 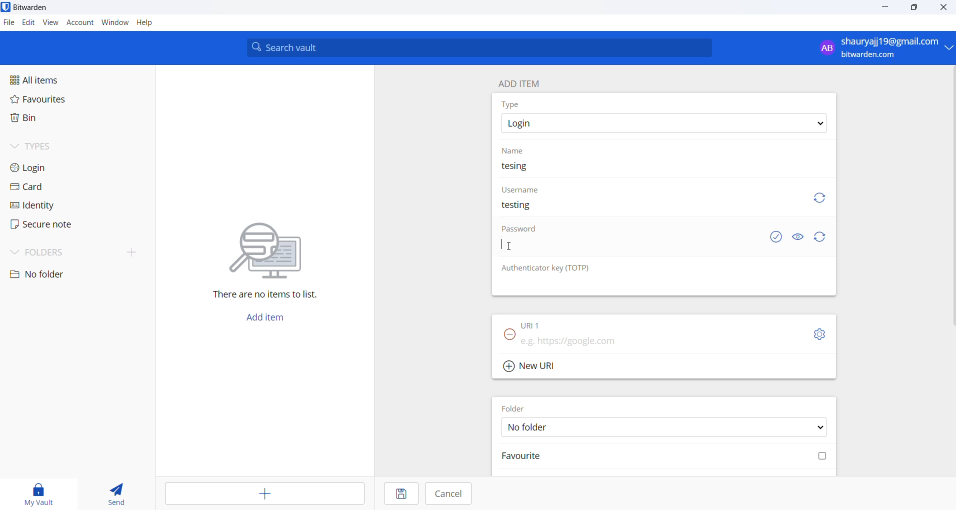 I want to click on my vault, so click(x=34, y=492).